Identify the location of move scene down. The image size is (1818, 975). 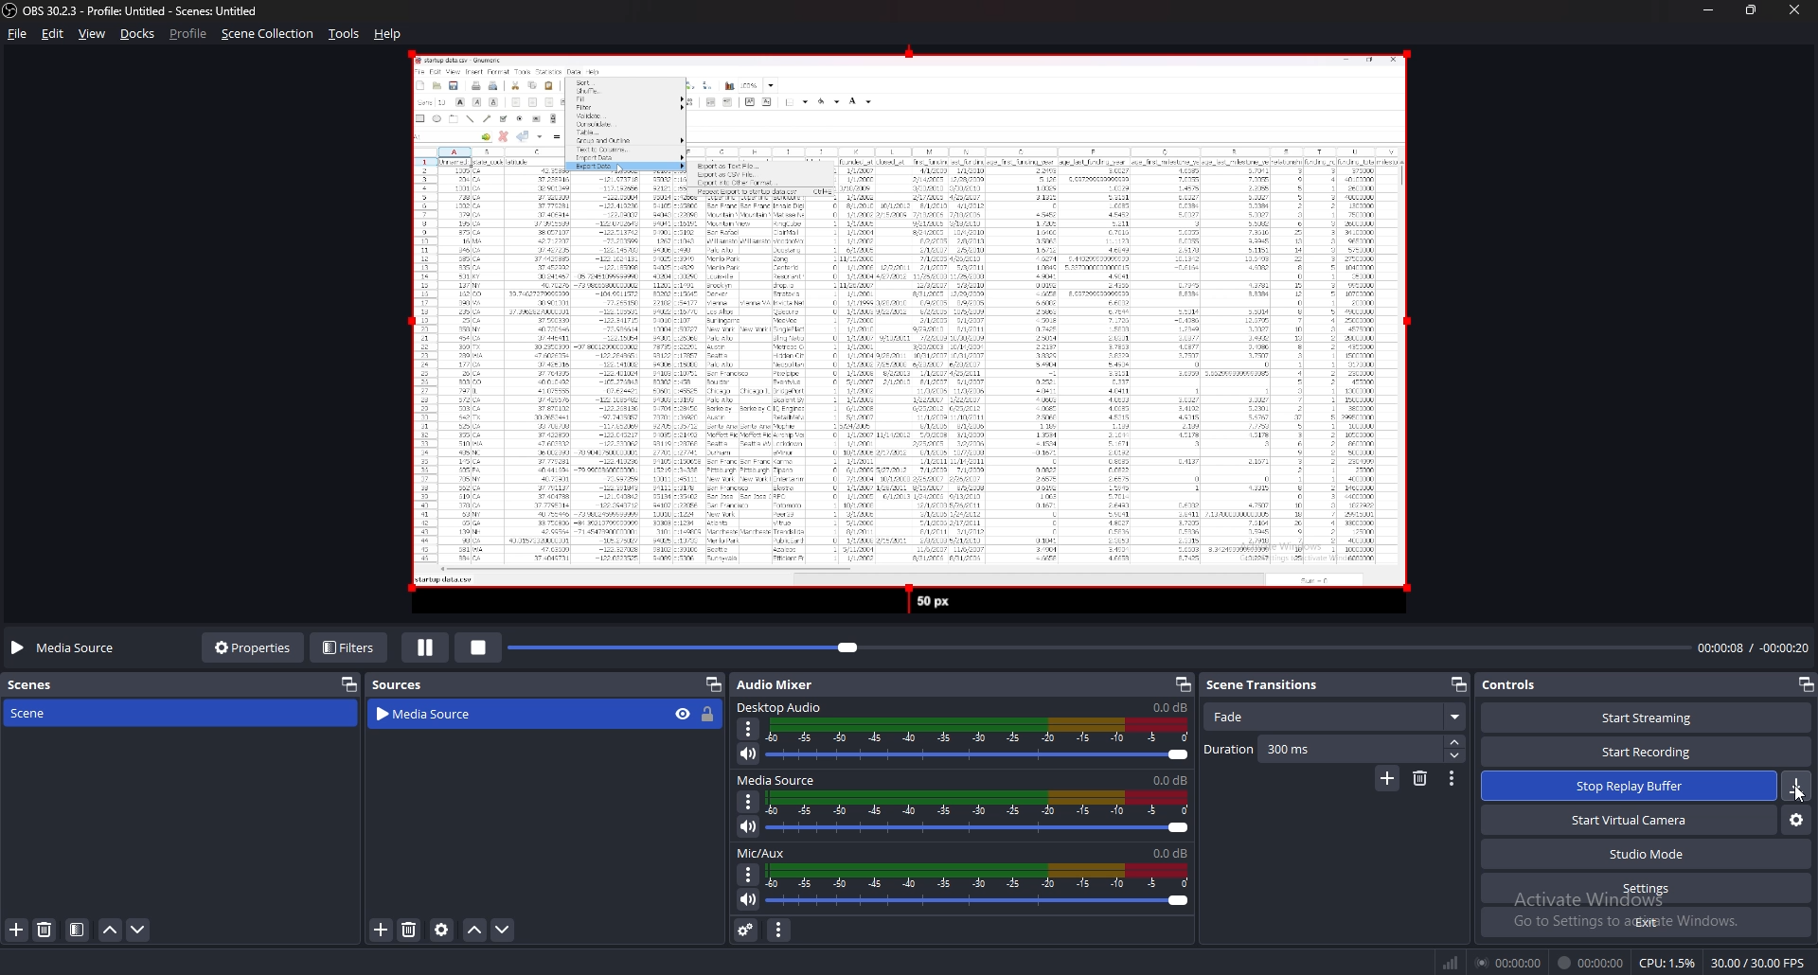
(137, 931).